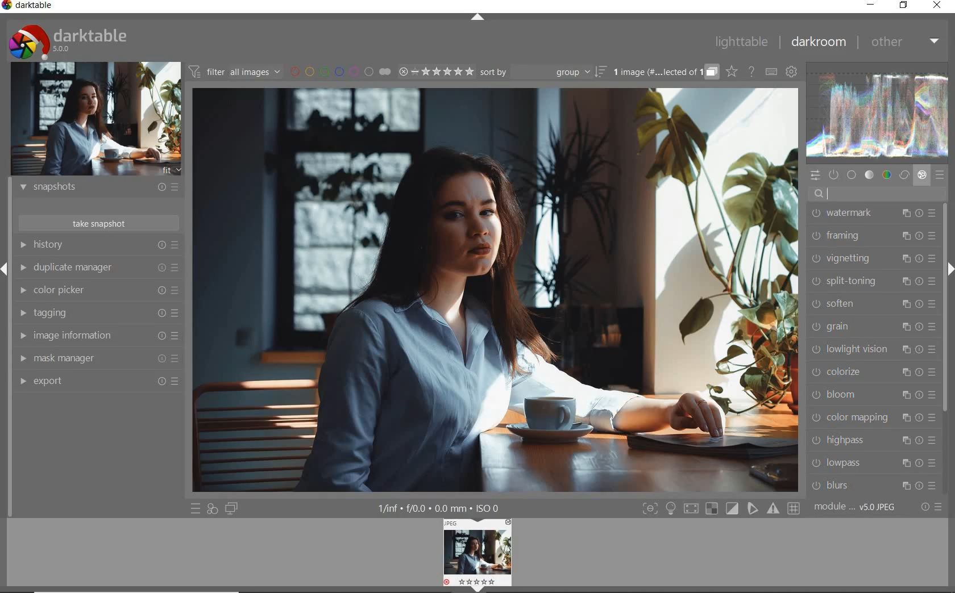 This screenshot has width=955, height=593. I want to click on filter all images by module order, so click(234, 72).